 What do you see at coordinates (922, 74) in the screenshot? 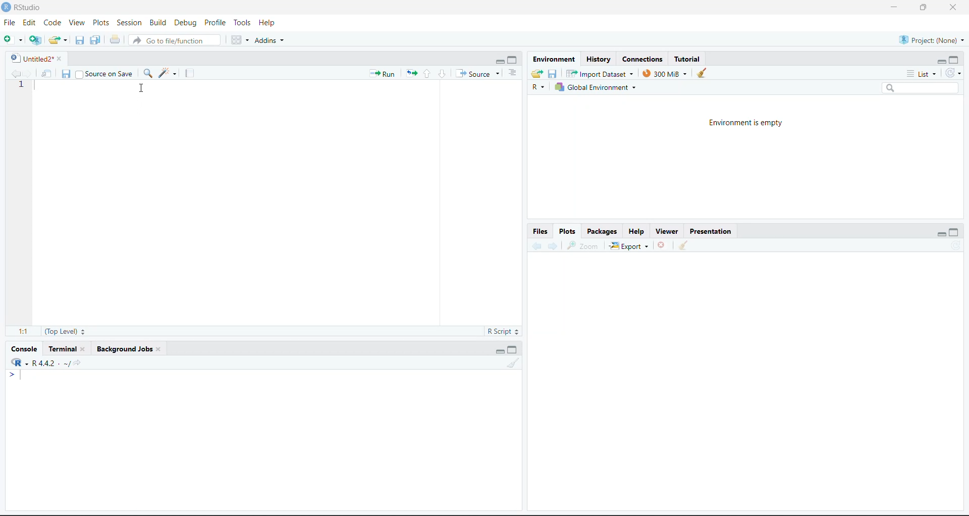
I see `List ` at bounding box center [922, 74].